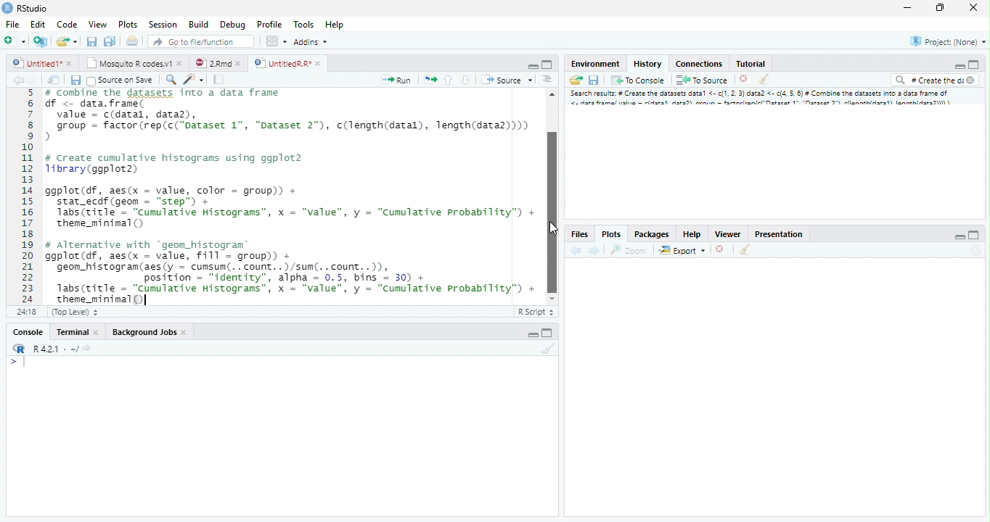 Image resolution: width=990 pixels, height=522 pixels. What do you see at coordinates (720, 248) in the screenshot?
I see `Delete ` at bounding box center [720, 248].